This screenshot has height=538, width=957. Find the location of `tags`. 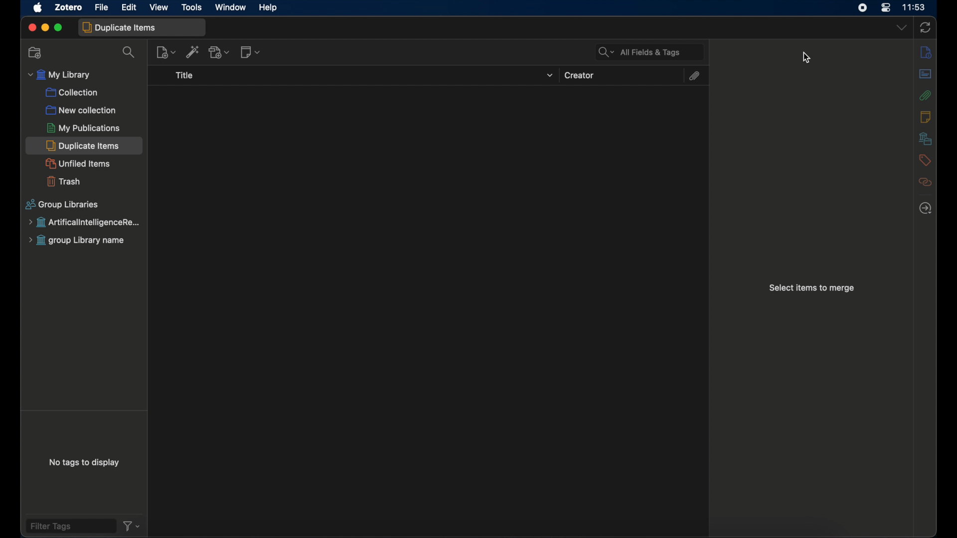

tags is located at coordinates (924, 161).